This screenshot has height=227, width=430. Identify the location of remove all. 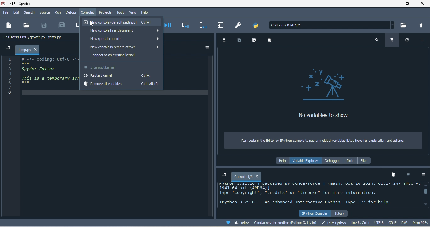
(394, 175).